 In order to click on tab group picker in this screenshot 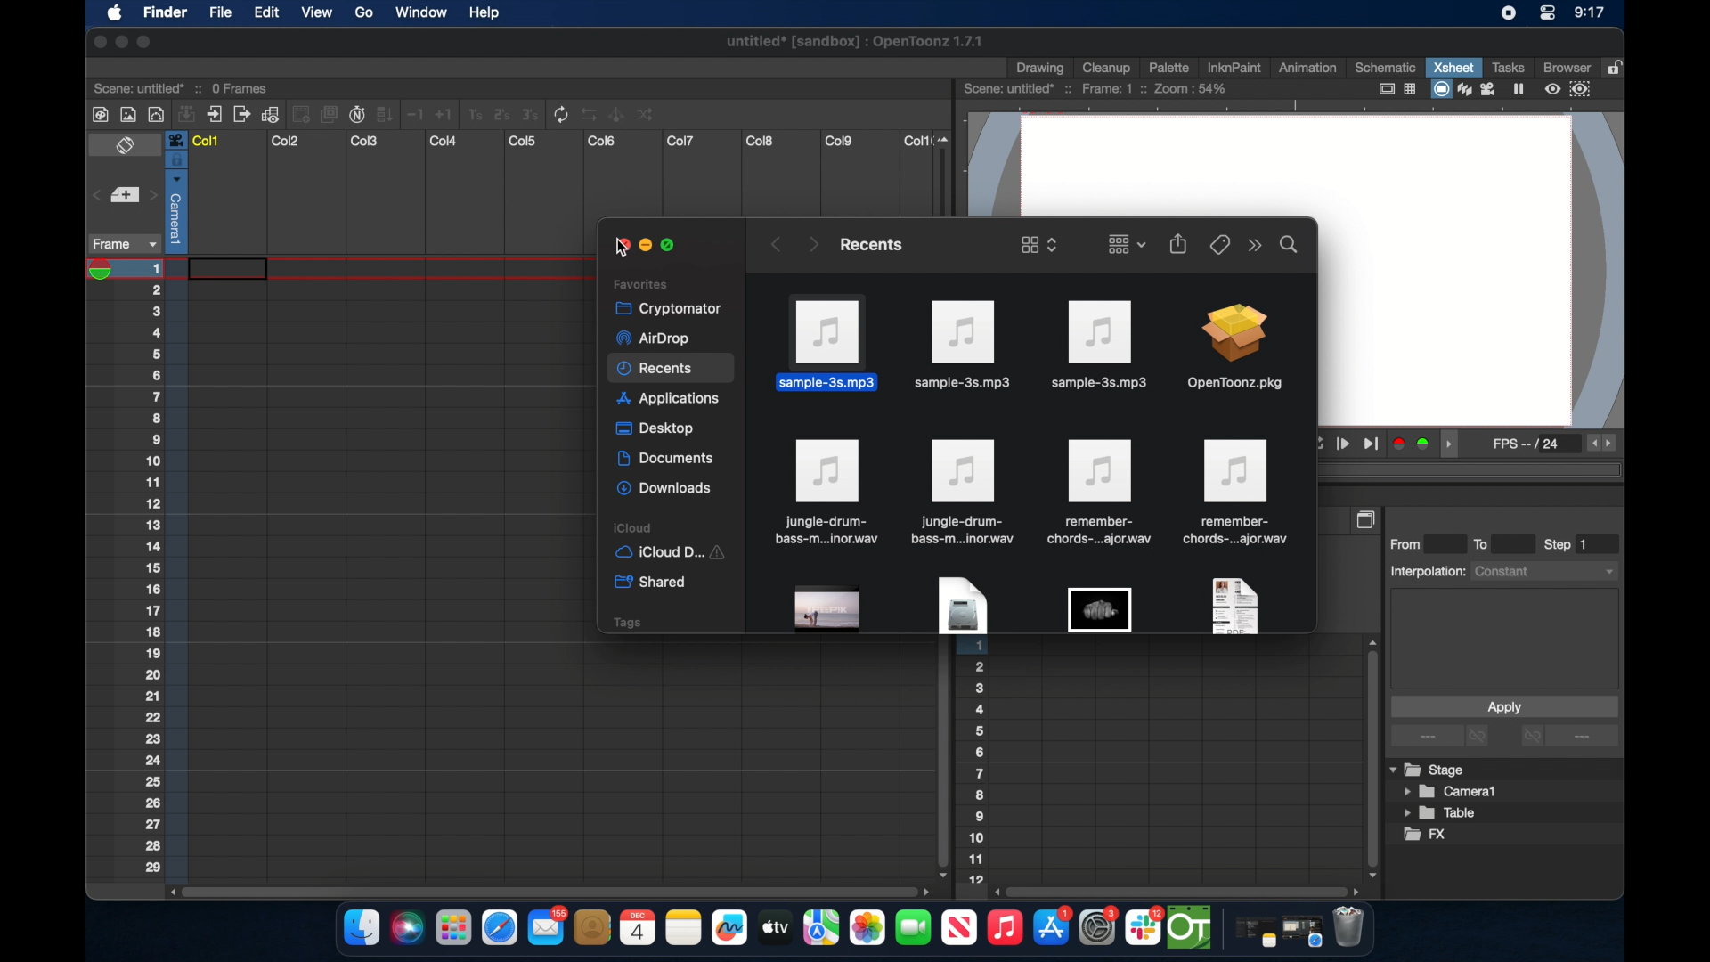, I will do `click(1127, 243)`.